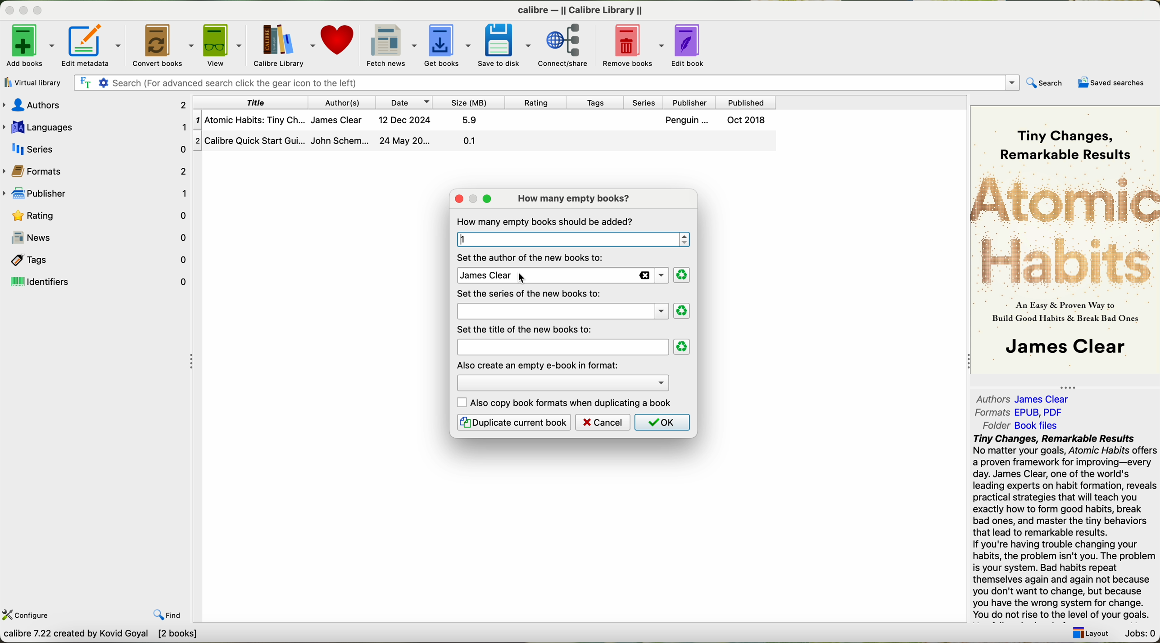  What do you see at coordinates (513, 422) in the screenshot?
I see `duplicate current book` at bounding box center [513, 422].